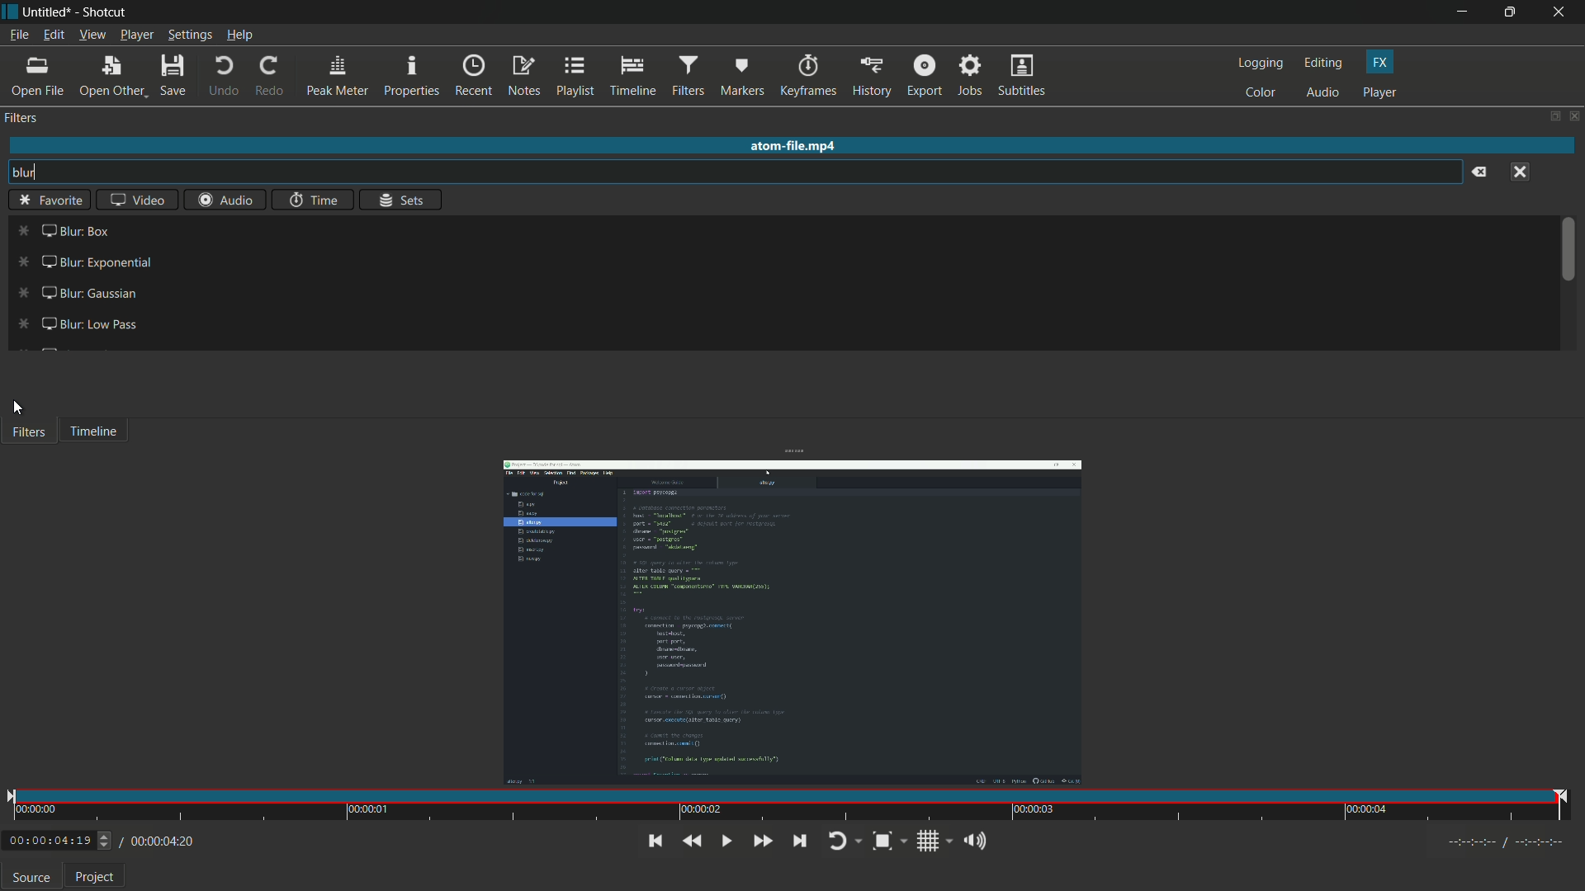 This screenshot has height=891, width=1585. I want to click on audio, so click(1324, 94).